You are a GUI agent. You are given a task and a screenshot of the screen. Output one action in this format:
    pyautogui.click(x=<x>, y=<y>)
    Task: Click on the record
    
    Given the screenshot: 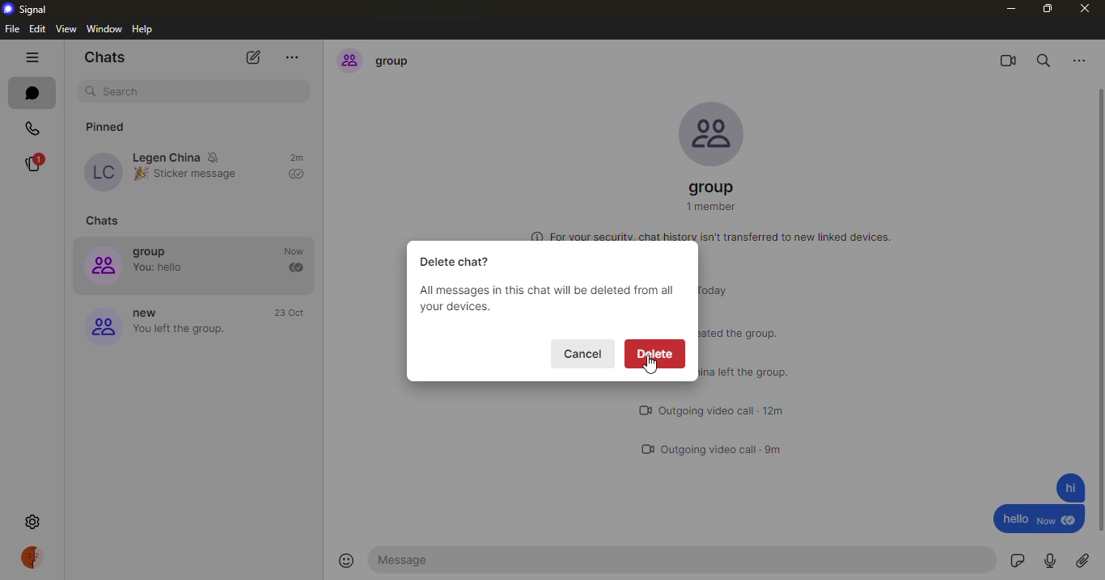 What is the action you would take?
    pyautogui.click(x=1049, y=561)
    